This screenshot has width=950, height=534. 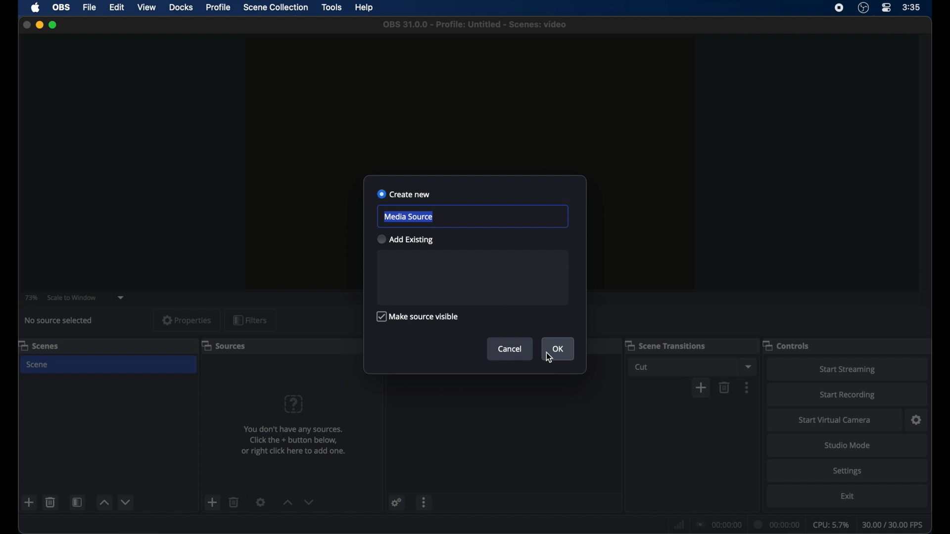 I want to click on 73%, so click(x=31, y=298).